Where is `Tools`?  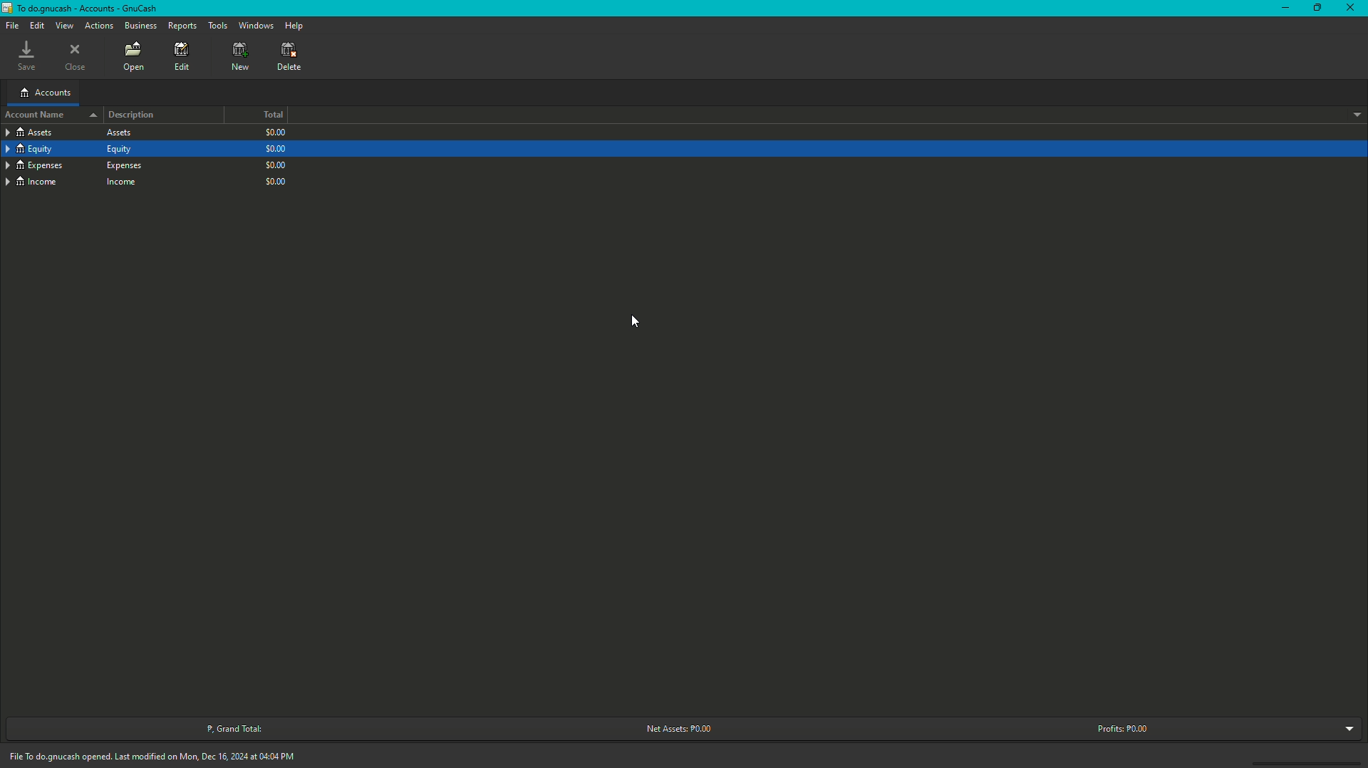 Tools is located at coordinates (217, 26).